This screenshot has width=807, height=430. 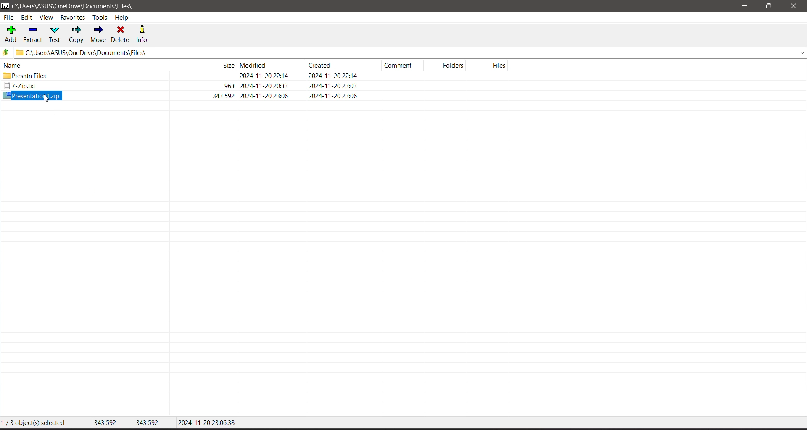 I want to click on Restore Down, so click(x=770, y=6).